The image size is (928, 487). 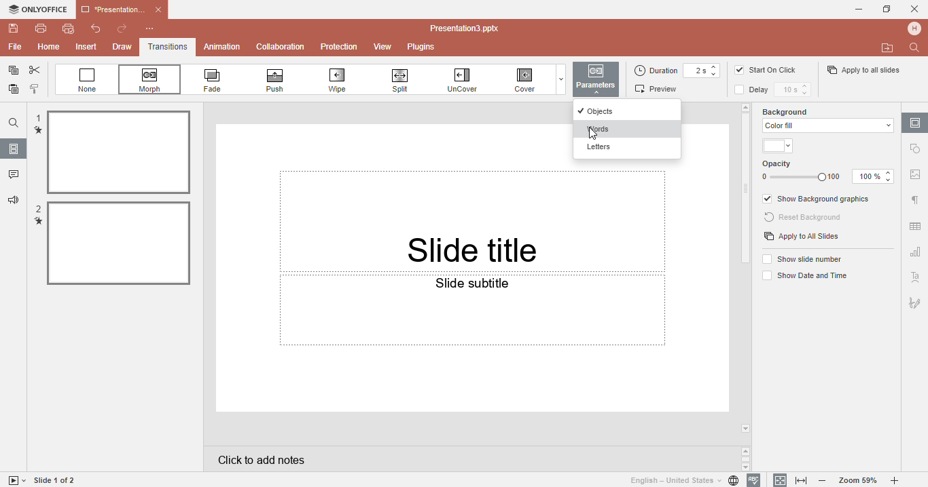 I want to click on Fade, so click(x=221, y=80).